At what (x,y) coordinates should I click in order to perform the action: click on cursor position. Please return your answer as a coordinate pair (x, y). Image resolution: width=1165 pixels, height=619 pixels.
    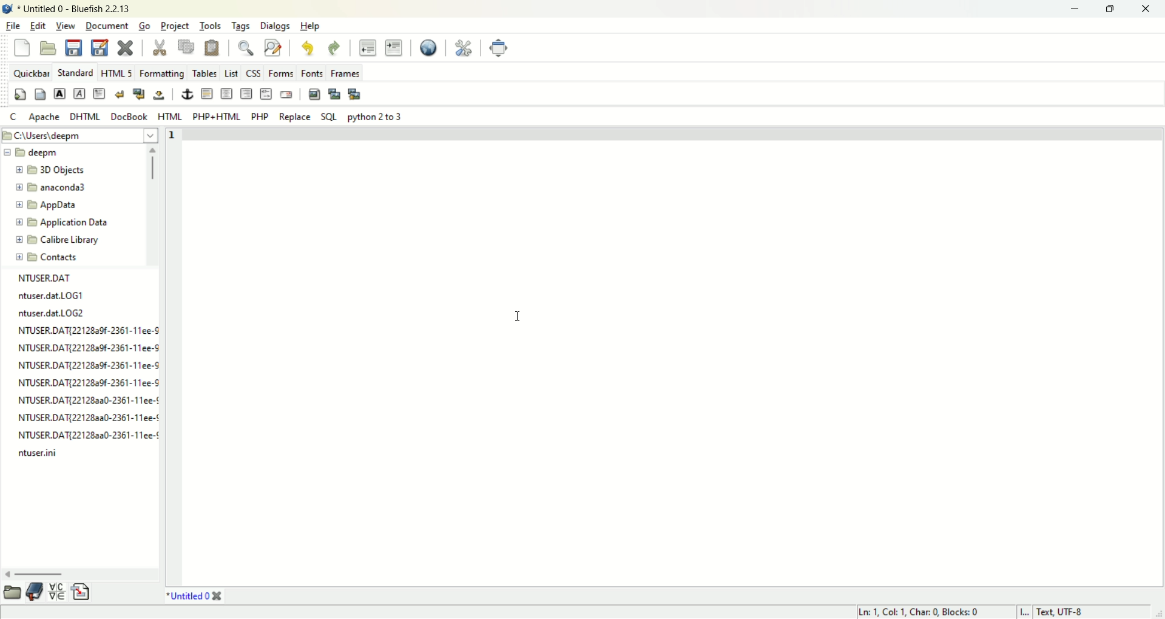
    Looking at the image, I should click on (928, 612).